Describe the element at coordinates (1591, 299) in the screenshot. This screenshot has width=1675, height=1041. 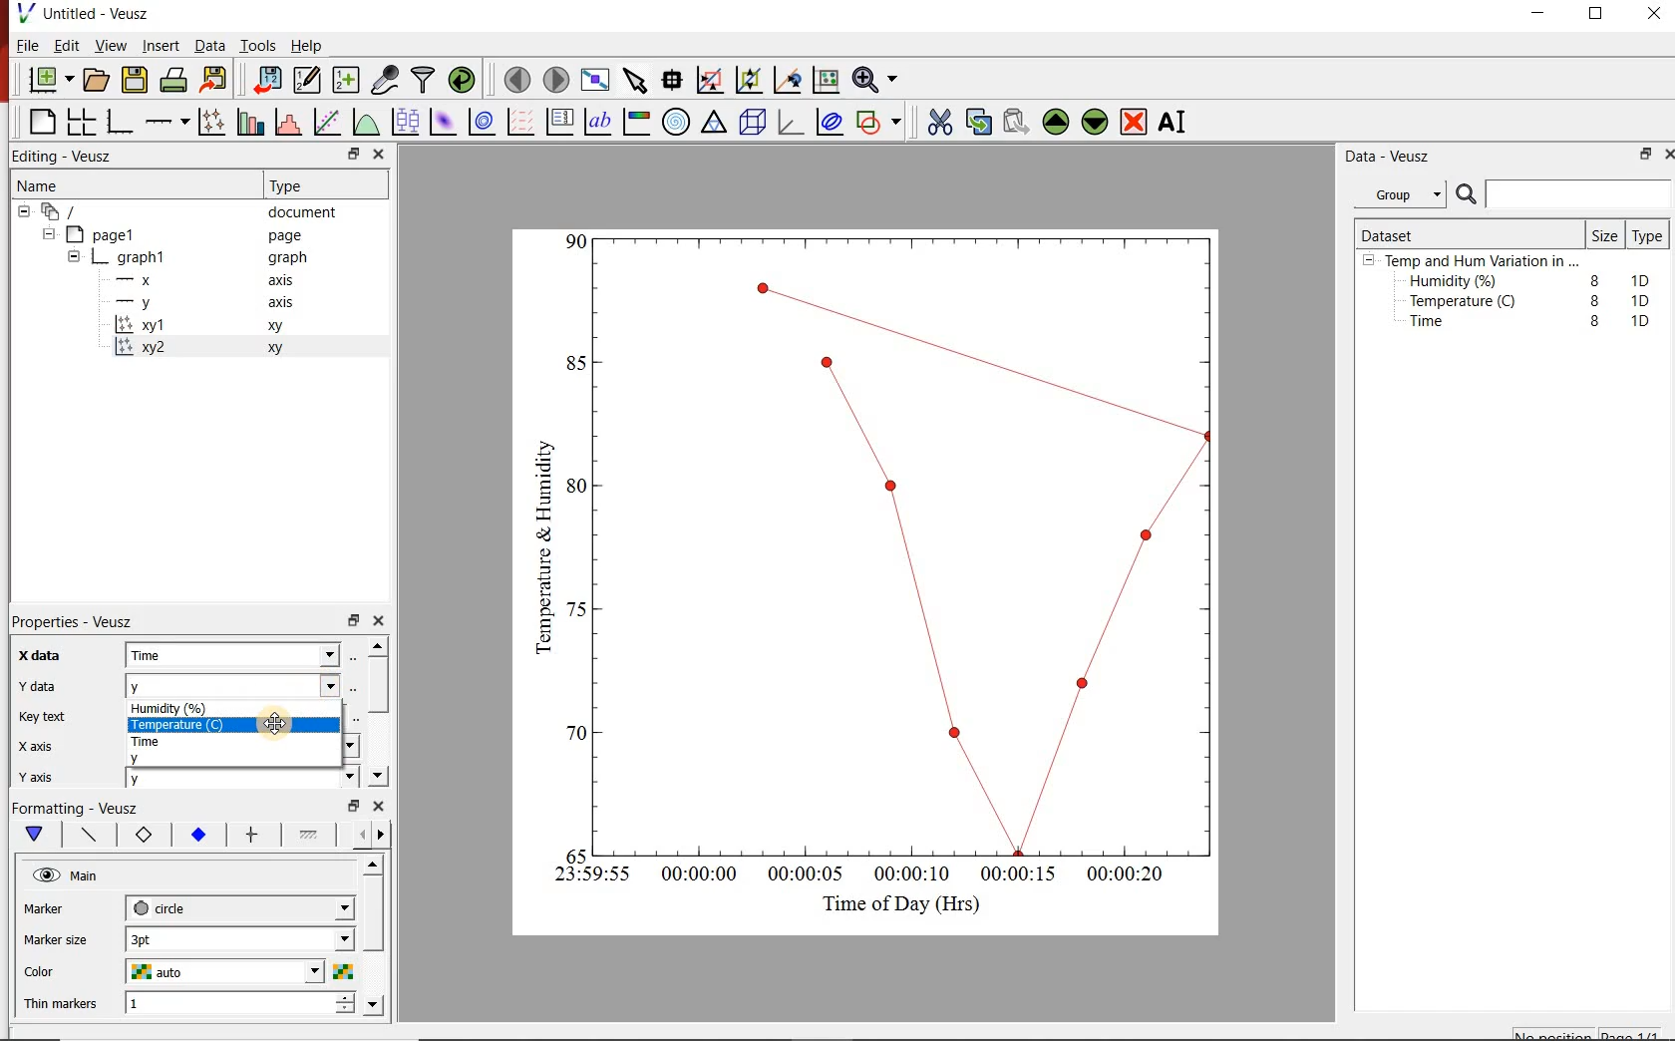
I see `8` at that location.